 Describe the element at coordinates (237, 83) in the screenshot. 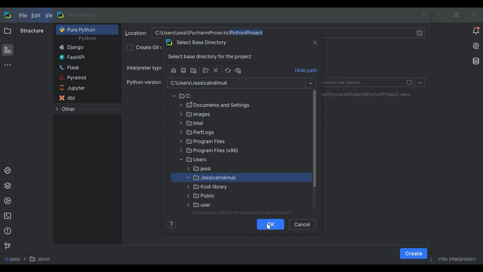

I see `Select base directory` at that location.